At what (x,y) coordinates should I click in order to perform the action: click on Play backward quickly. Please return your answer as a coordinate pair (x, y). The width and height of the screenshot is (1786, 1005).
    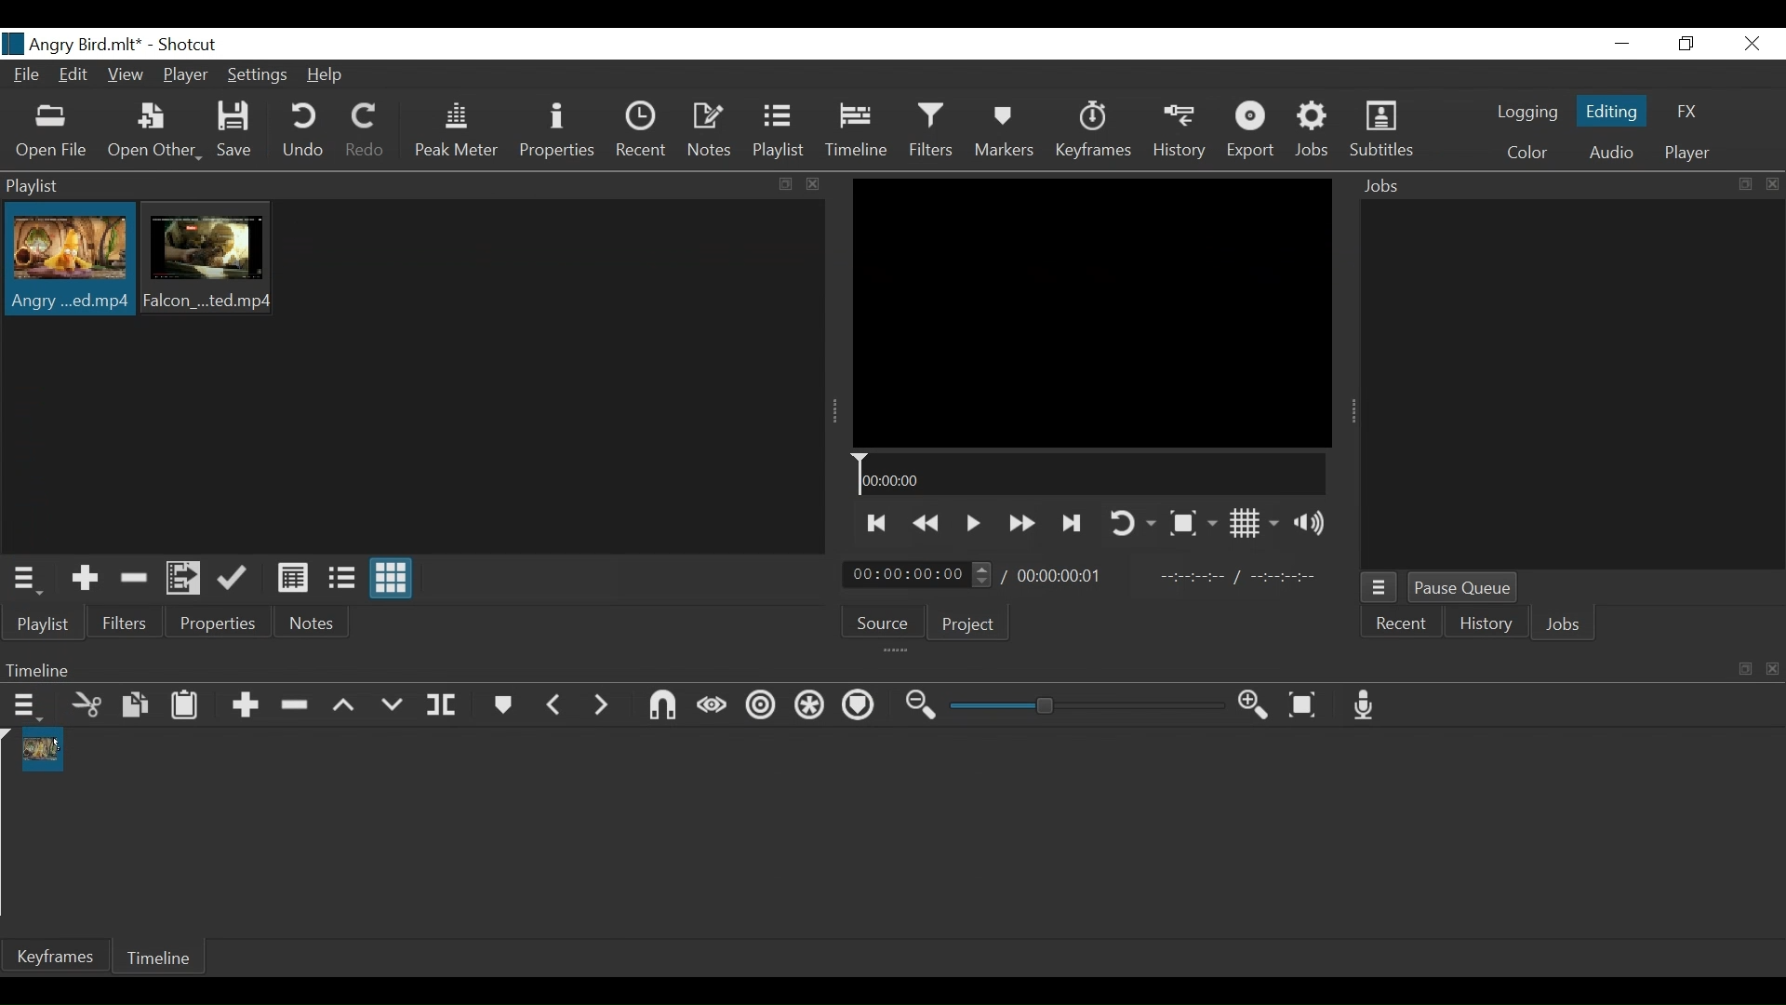
    Looking at the image, I should click on (927, 525).